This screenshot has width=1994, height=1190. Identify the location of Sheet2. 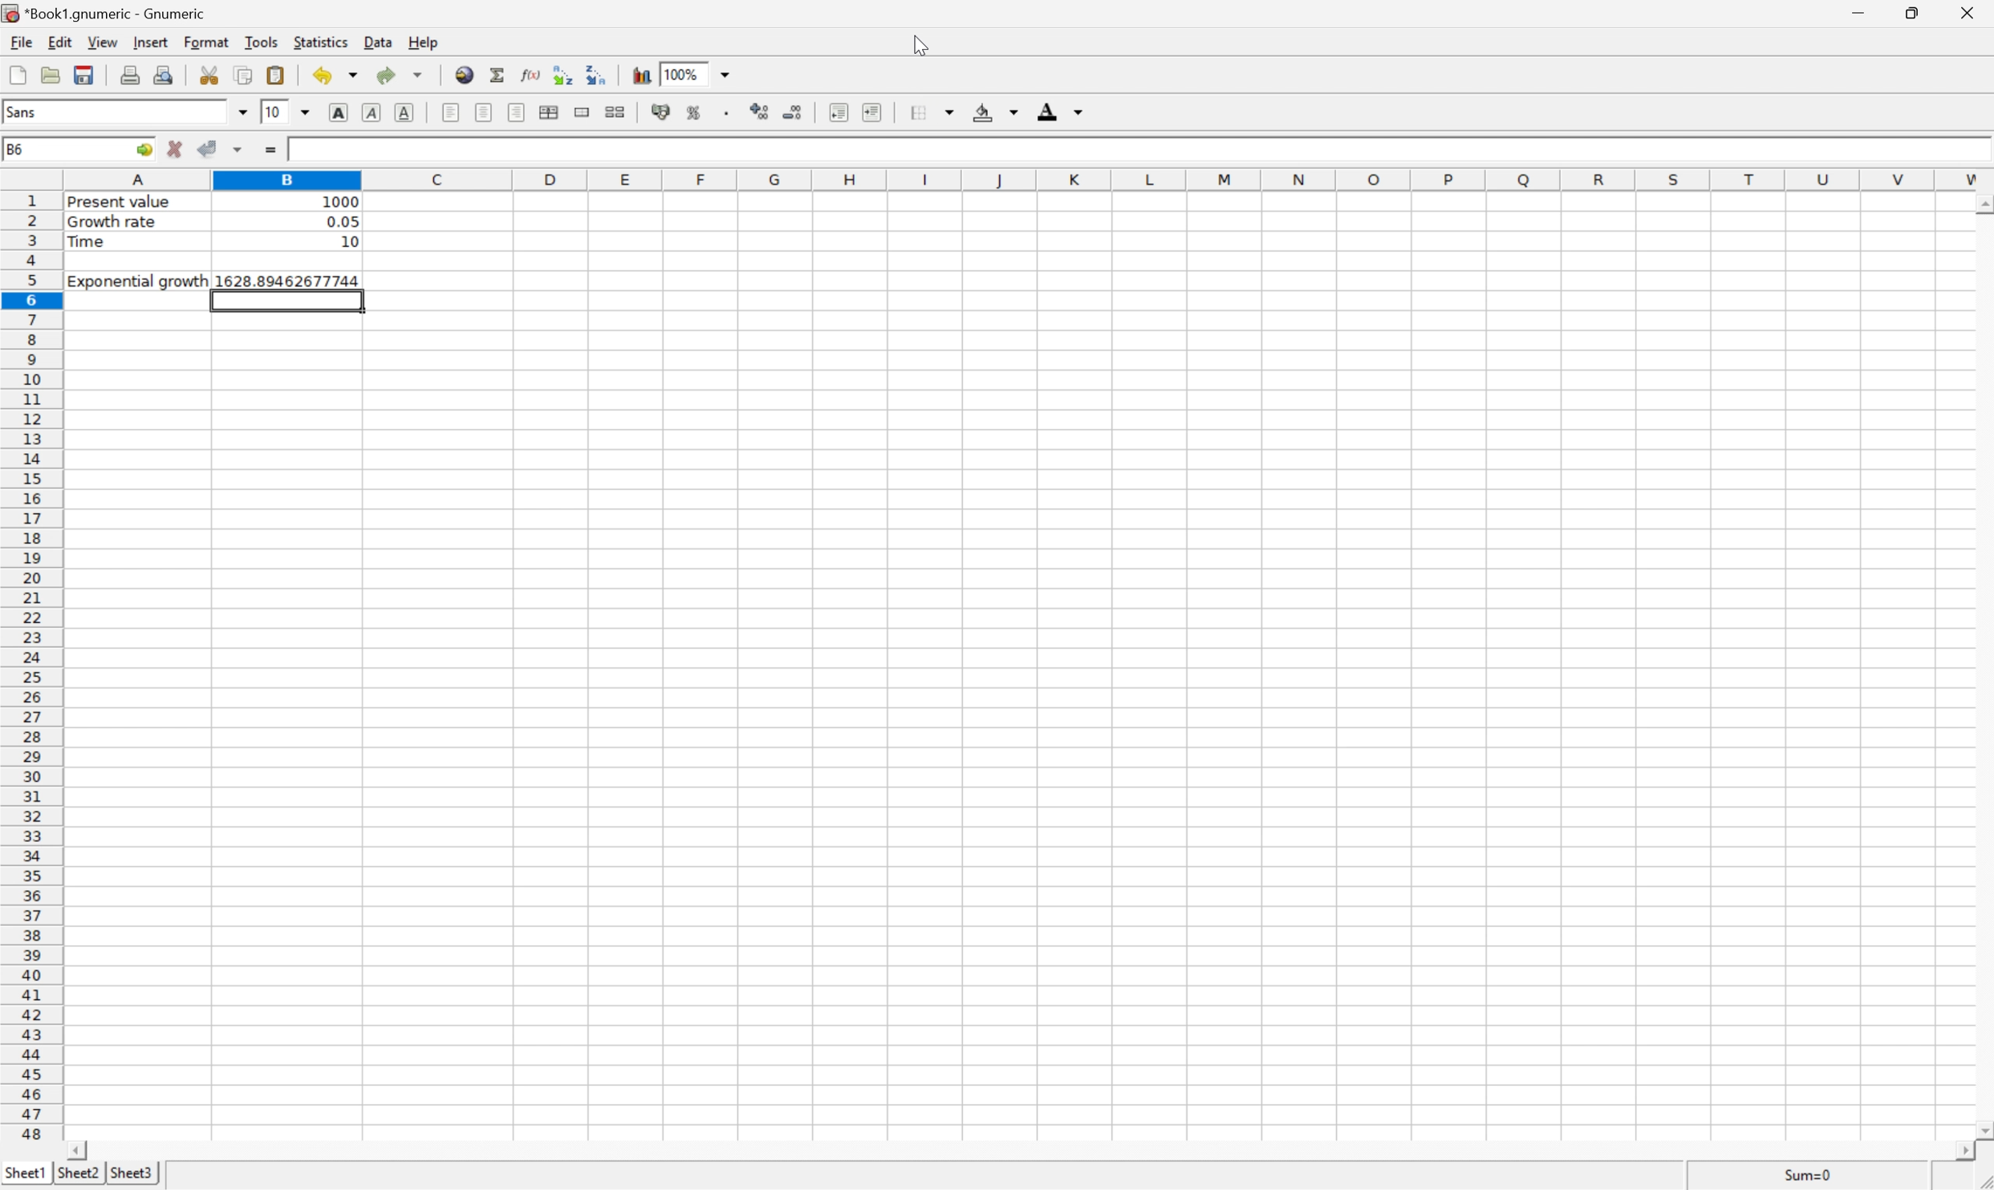
(80, 1172).